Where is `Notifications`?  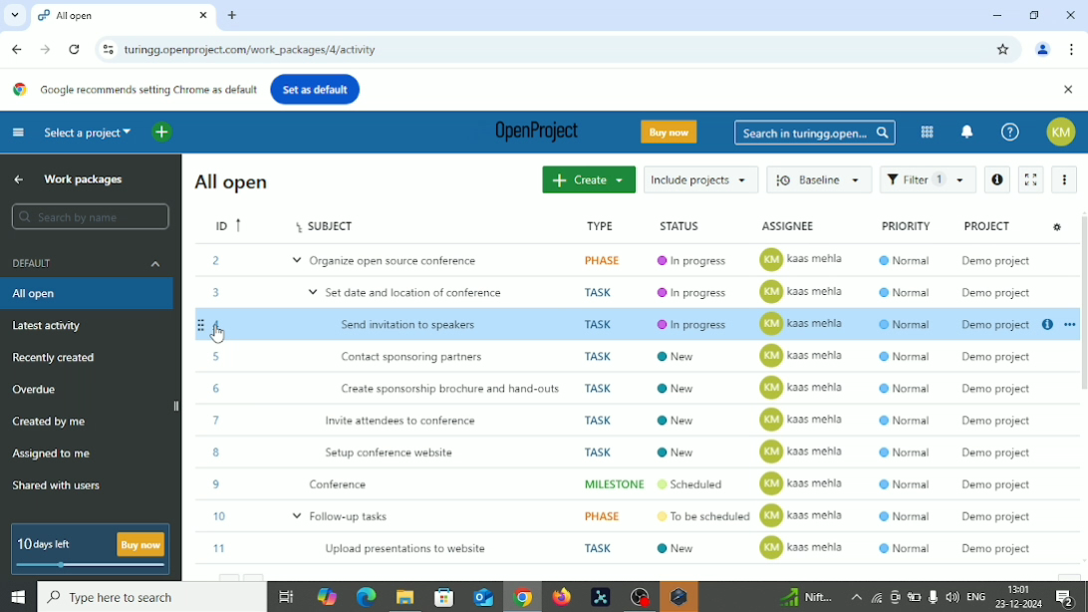
Notifications is located at coordinates (1071, 598).